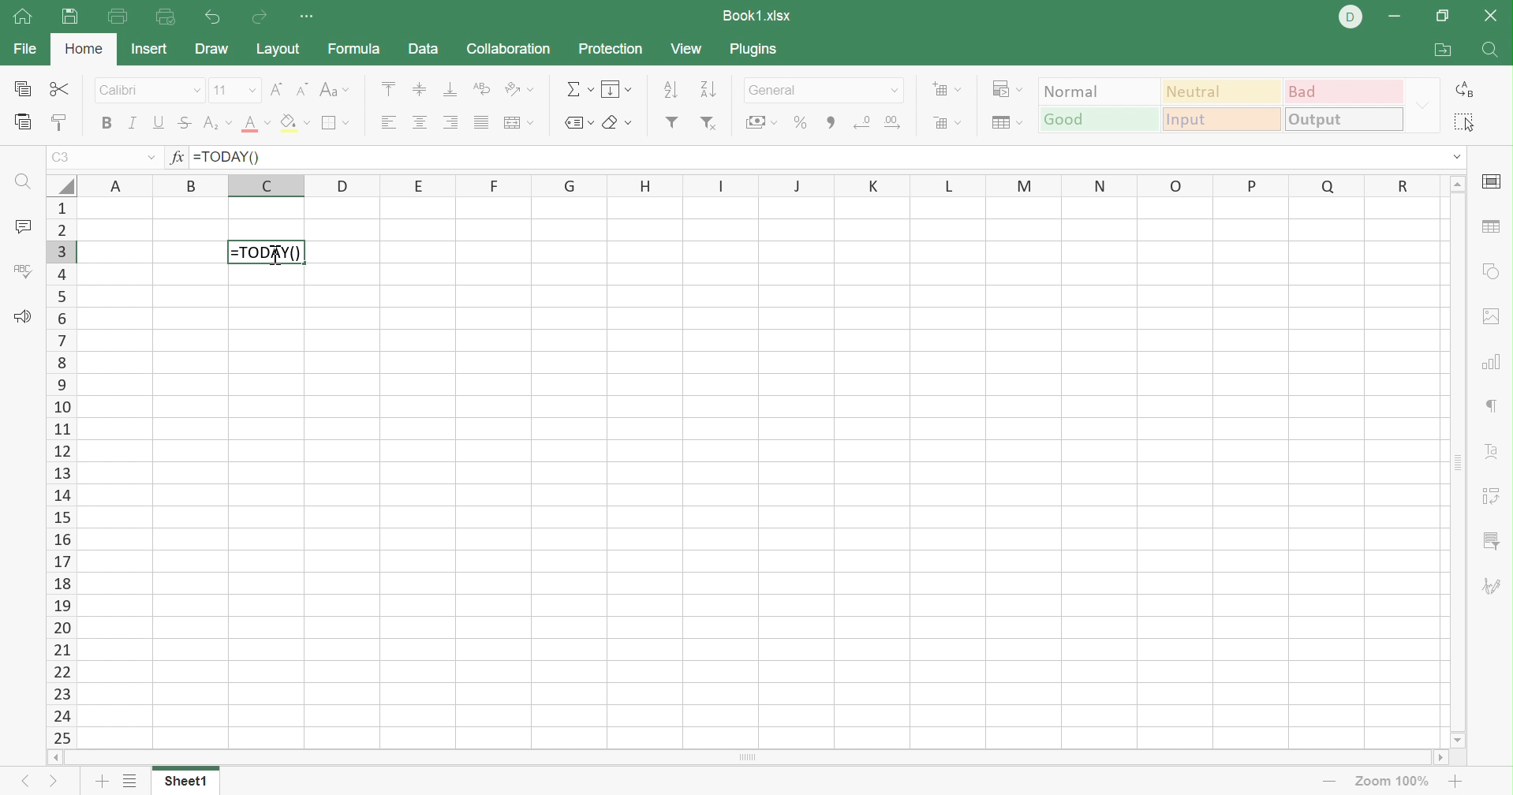 This screenshot has height=795, width=1513. What do you see at coordinates (755, 187) in the screenshot?
I see `Column Names` at bounding box center [755, 187].